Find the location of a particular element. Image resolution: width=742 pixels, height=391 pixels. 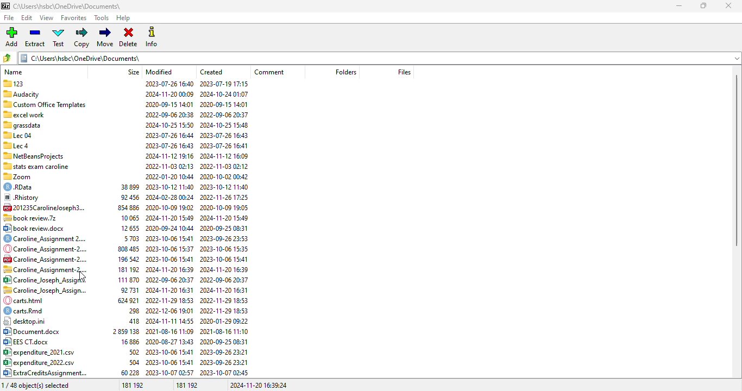

 EES CT.docx 16886 2020-08-27 13:43 2020-09-25 08:31 is located at coordinates (126, 342).